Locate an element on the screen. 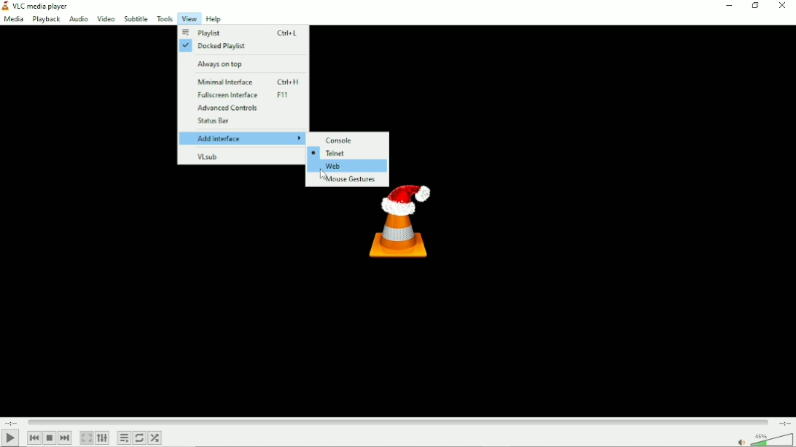  Advanced controls is located at coordinates (229, 108).